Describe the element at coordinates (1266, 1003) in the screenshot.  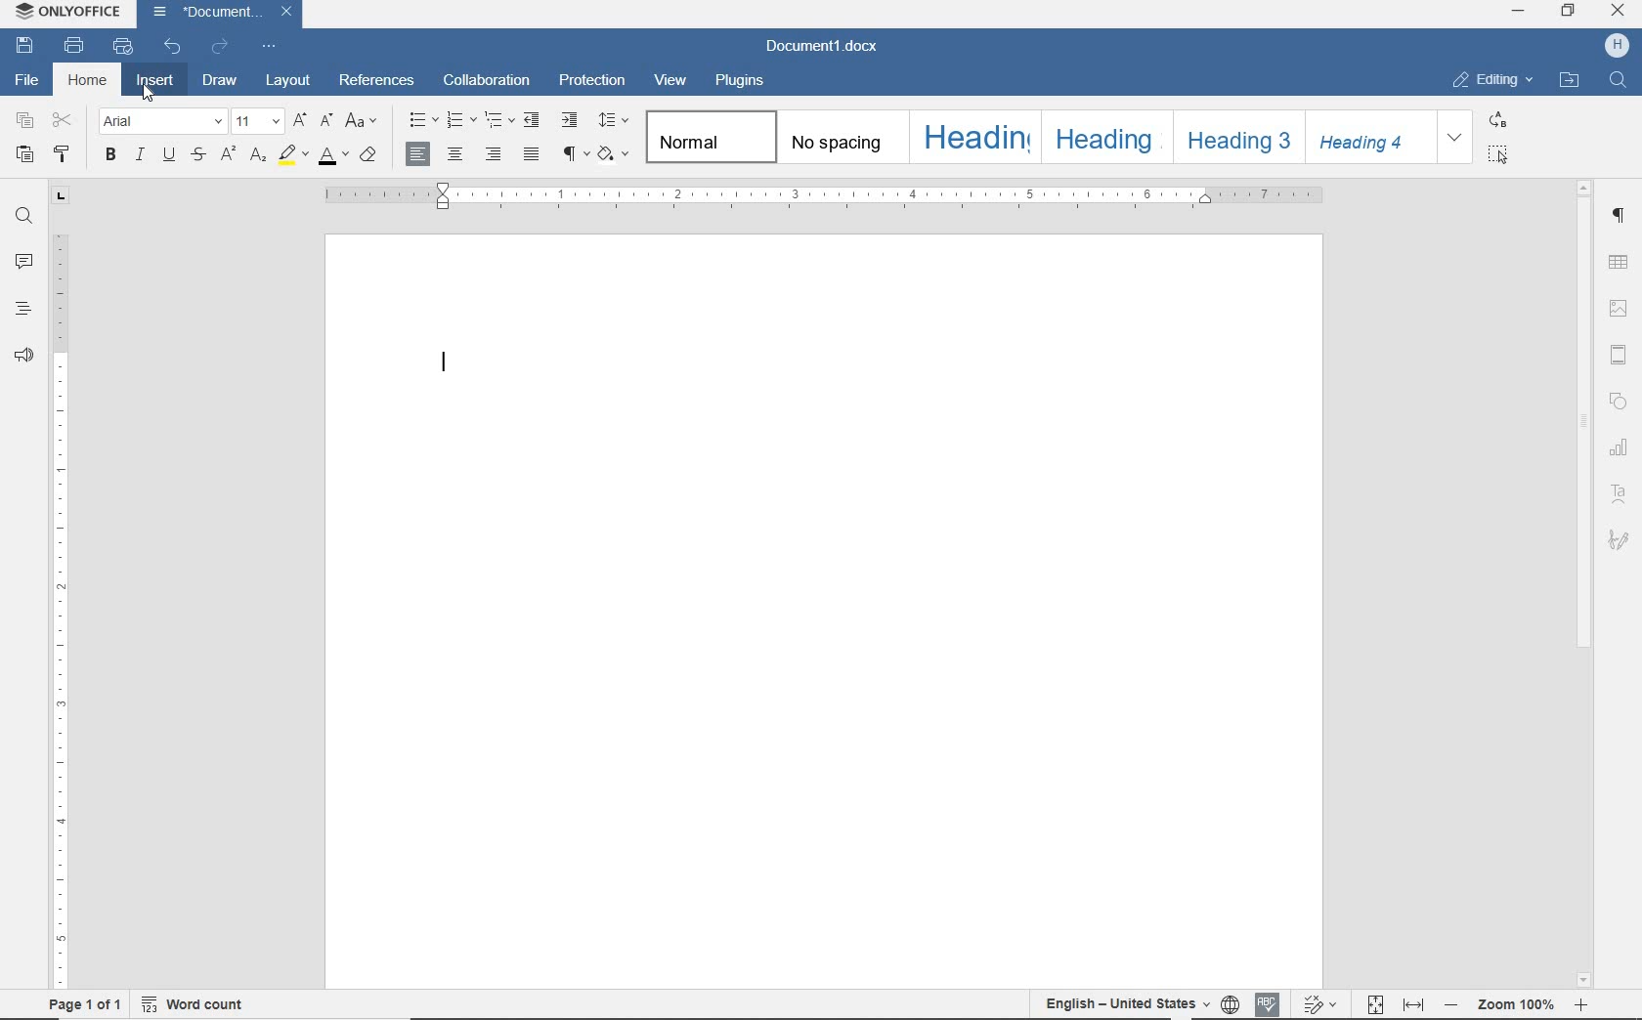
I see `spell checking` at that location.